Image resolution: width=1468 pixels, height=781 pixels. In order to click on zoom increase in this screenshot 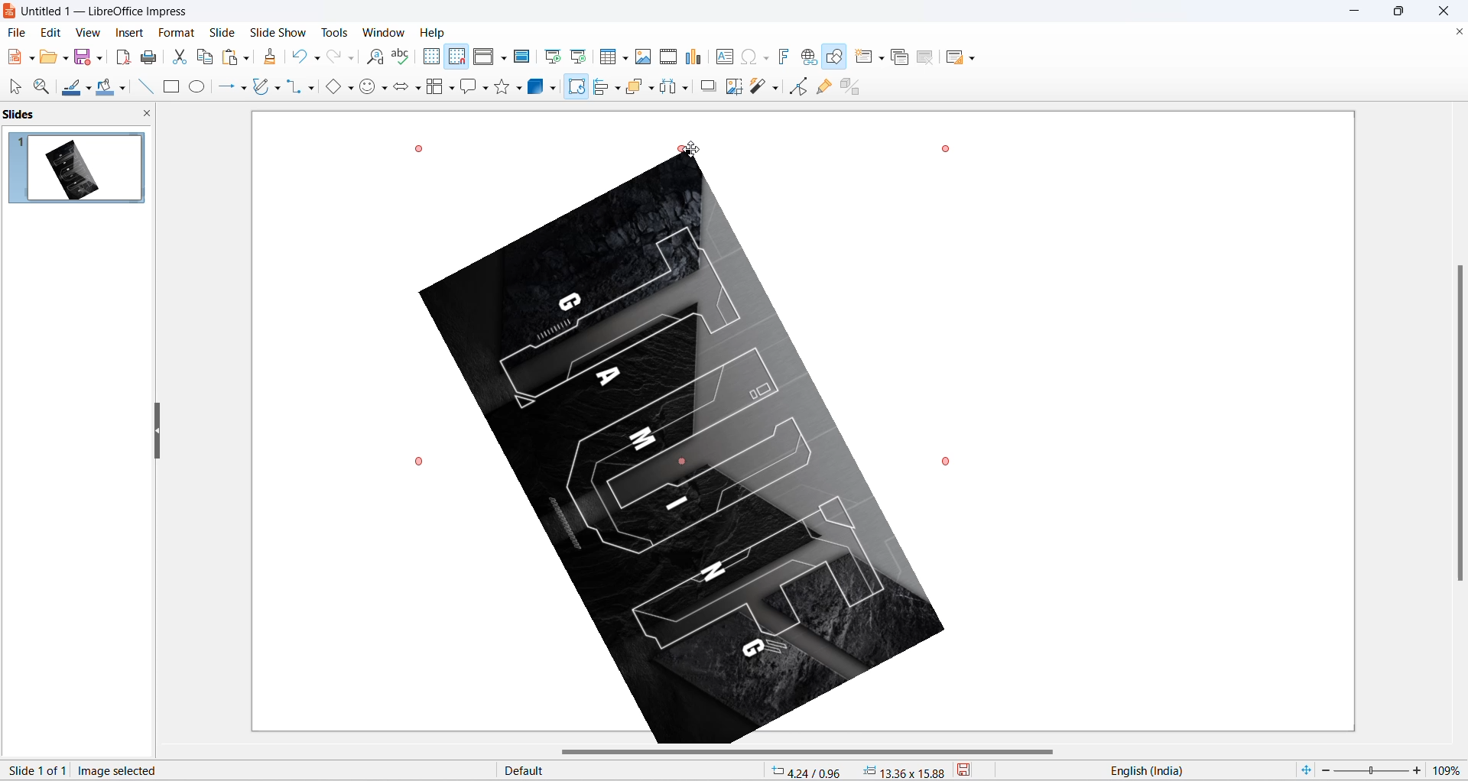, I will do `click(1419, 770)`.